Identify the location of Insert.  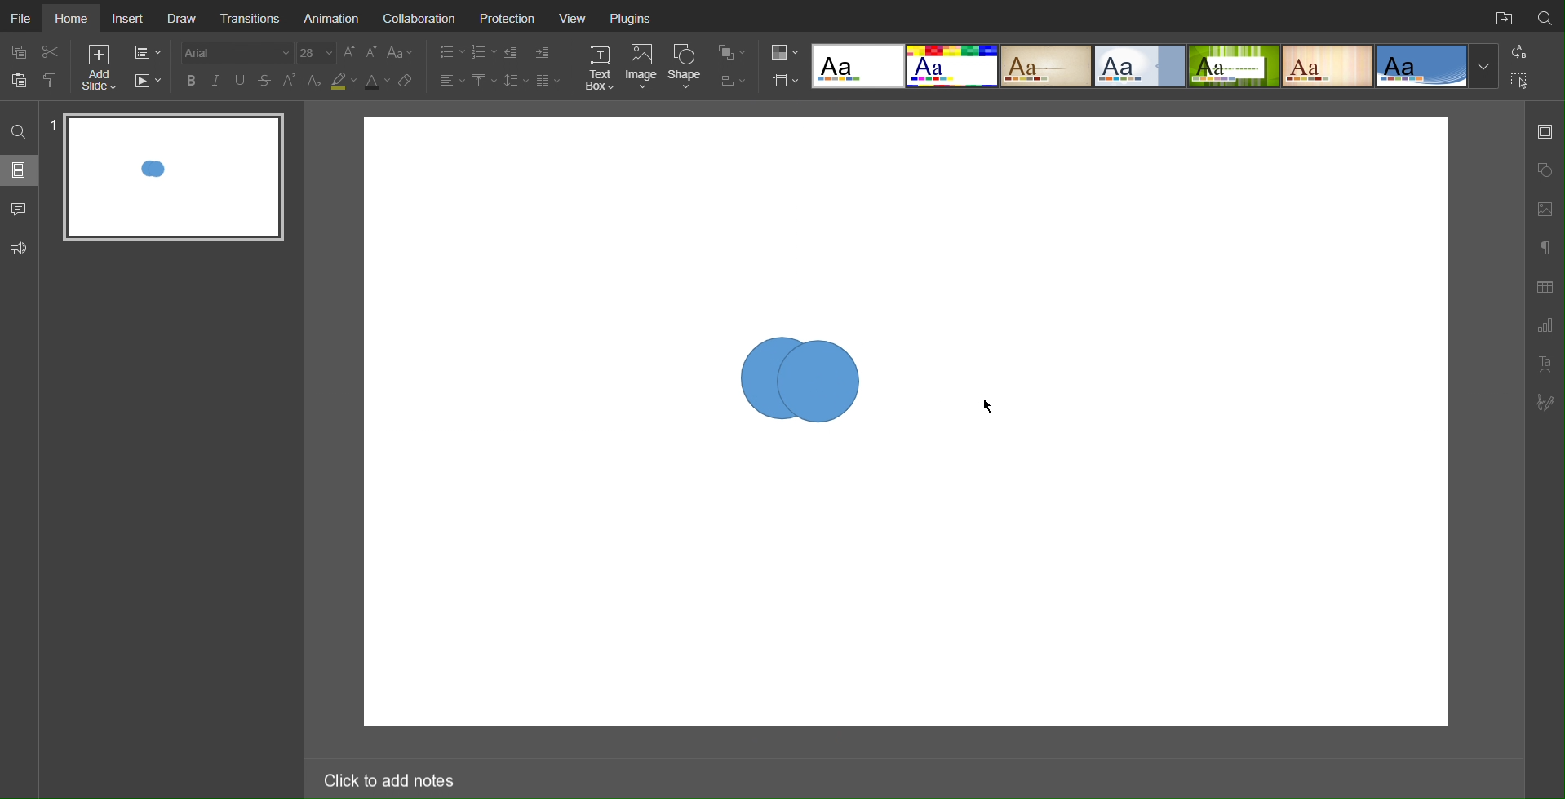
(130, 19).